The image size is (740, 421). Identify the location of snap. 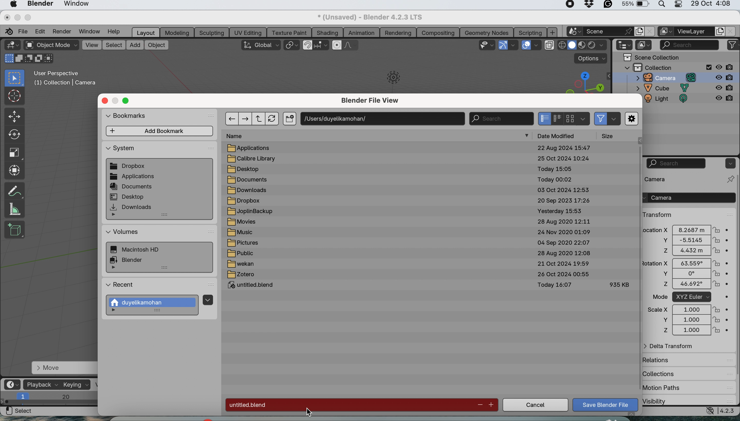
(308, 45).